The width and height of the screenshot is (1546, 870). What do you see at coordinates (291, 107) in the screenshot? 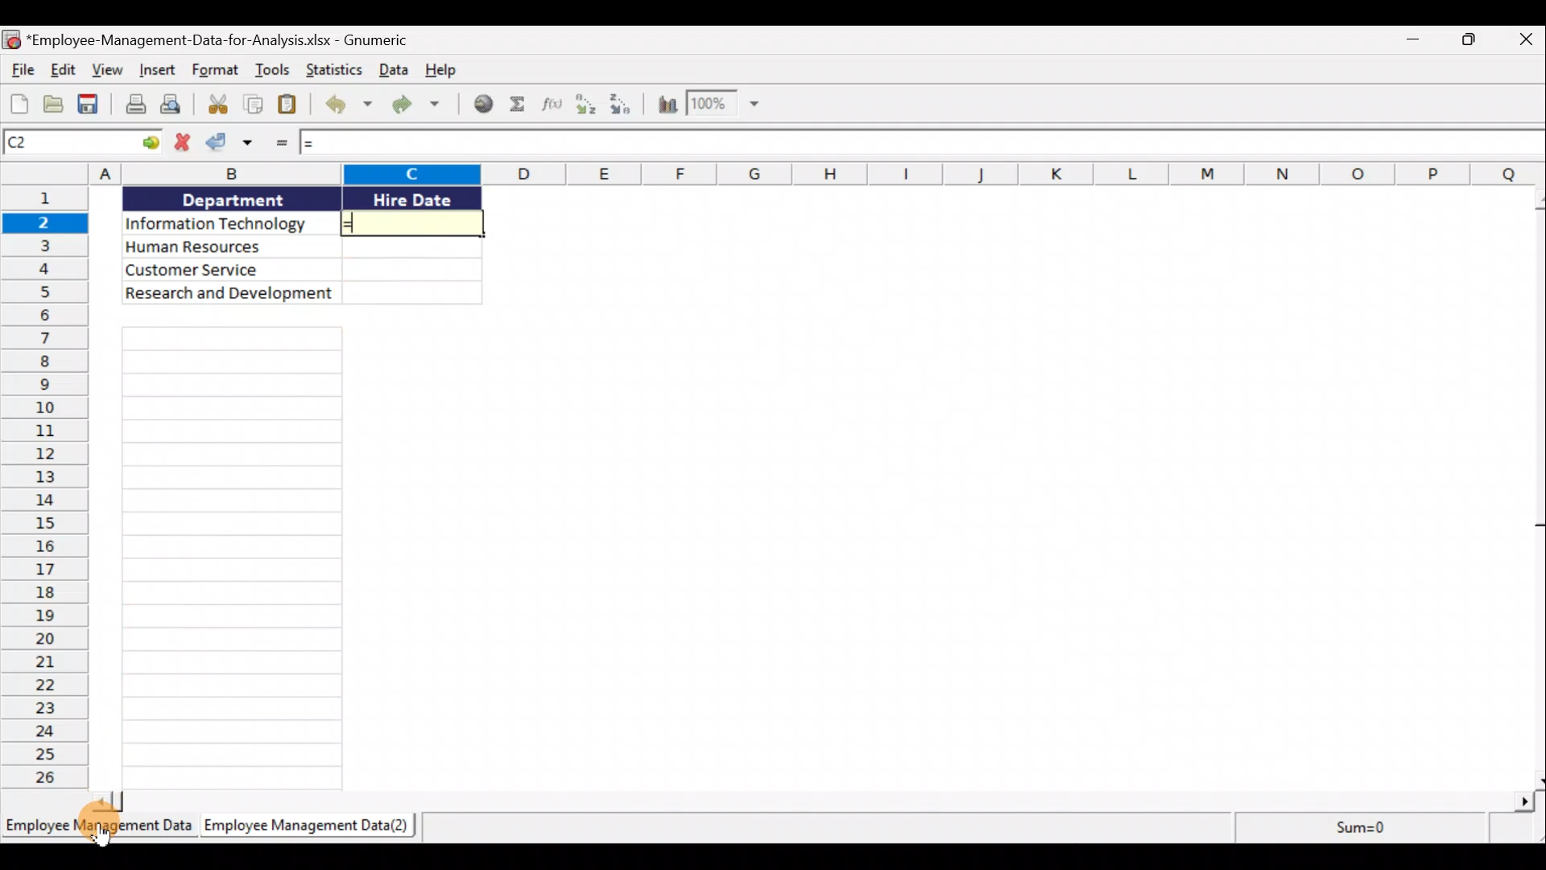
I see `Paste clipboard` at bounding box center [291, 107].